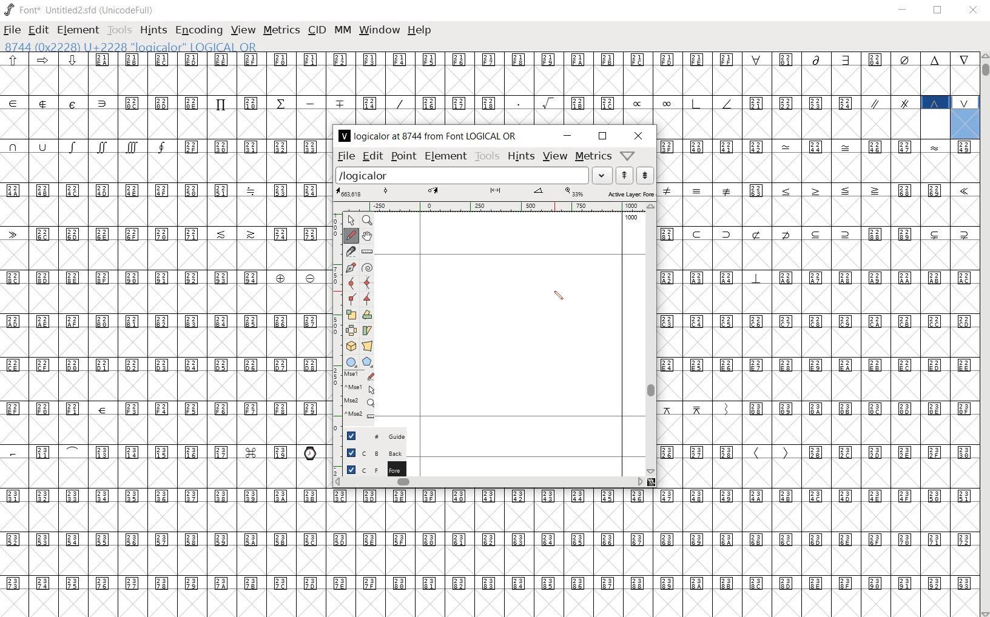  What do you see at coordinates (351, 315) in the screenshot?
I see `scale the selection` at bounding box center [351, 315].